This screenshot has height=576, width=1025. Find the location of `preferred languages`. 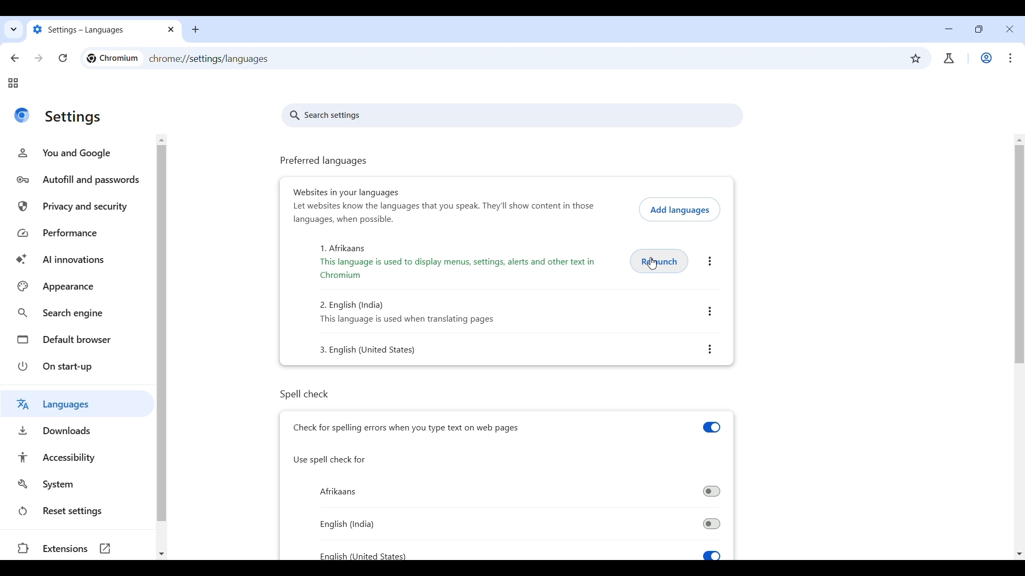

preferred languages is located at coordinates (324, 162).